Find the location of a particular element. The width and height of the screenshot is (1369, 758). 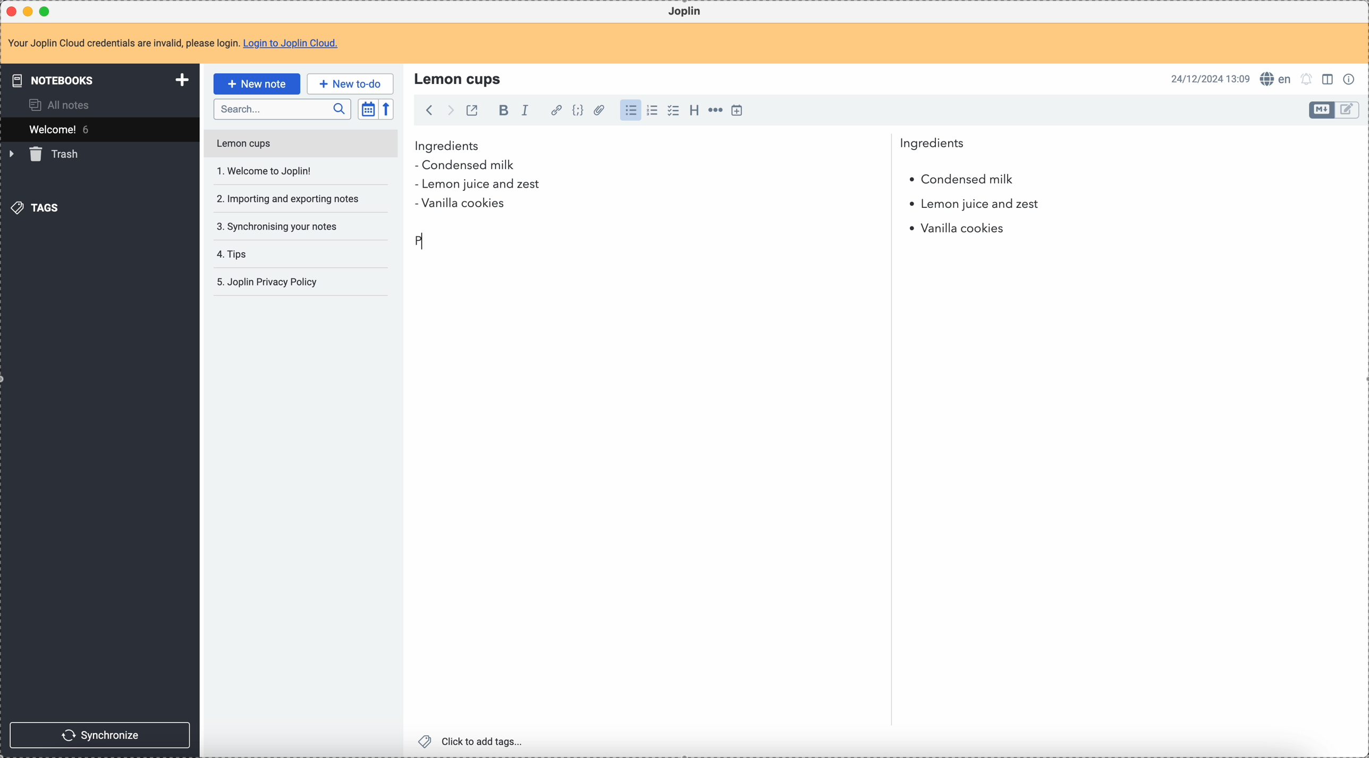

welcome to Joplin! is located at coordinates (265, 171).